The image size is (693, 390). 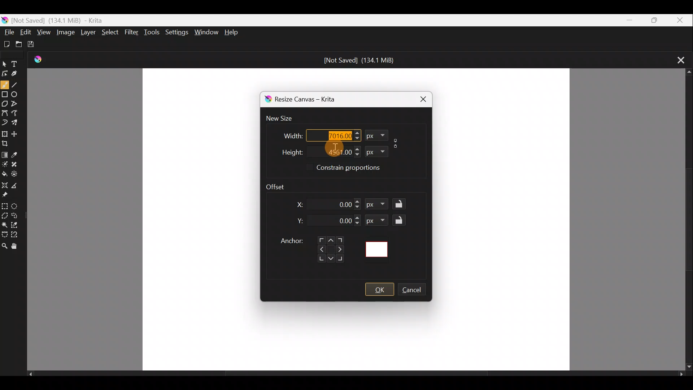 I want to click on [Not Saved] (134.1 MiB), so click(x=359, y=60).